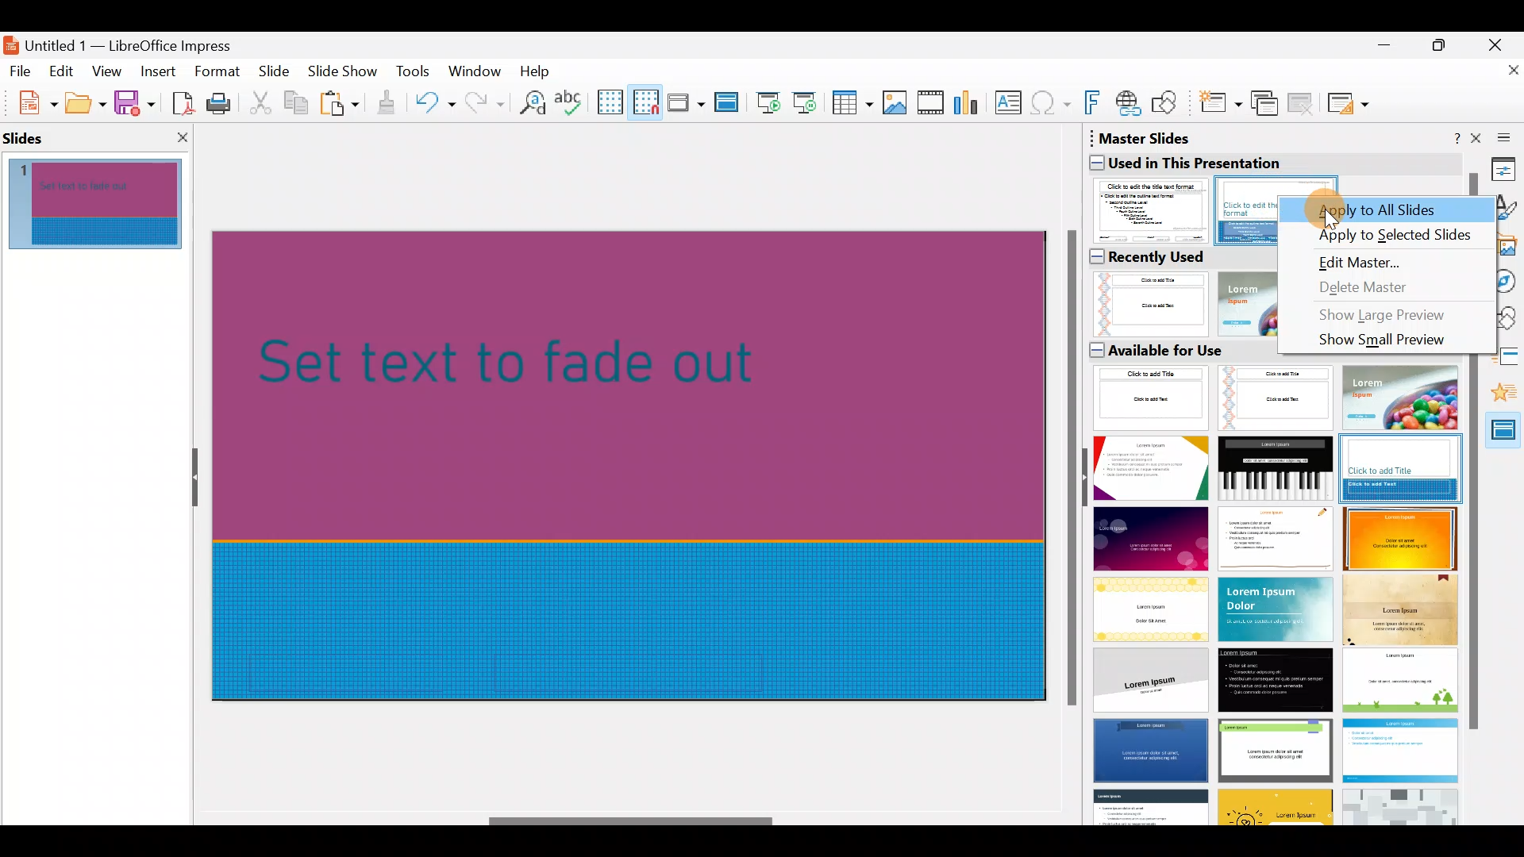 This screenshot has width=1524, height=857. What do you see at coordinates (632, 821) in the screenshot?
I see `Scroll bar` at bounding box center [632, 821].